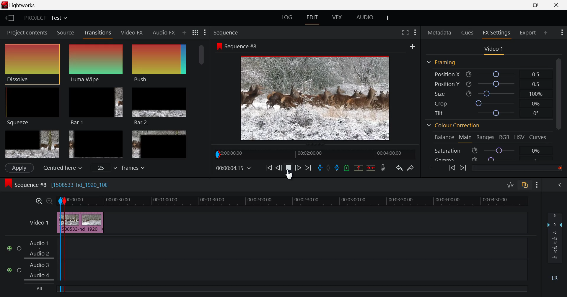 This screenshot has height=297, width=567. Describe the element at coordinates (292, 177) in the screenshot. I see `Cursor` at that location.